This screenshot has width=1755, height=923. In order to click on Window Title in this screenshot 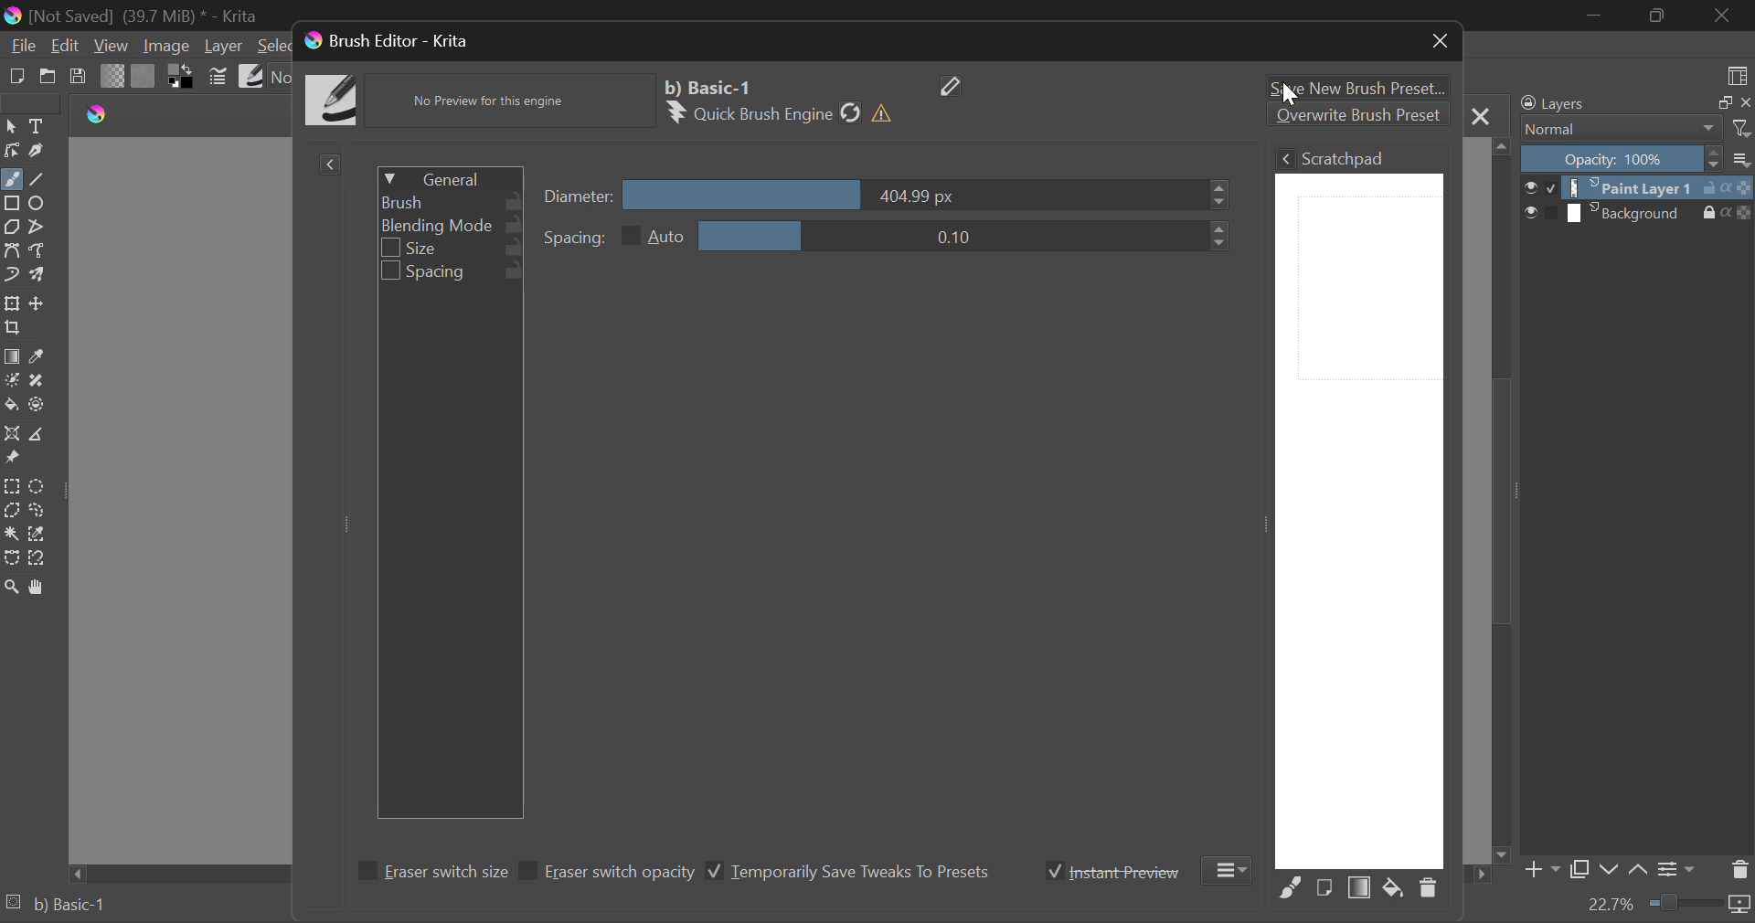, I will do `click(386, 41)`.